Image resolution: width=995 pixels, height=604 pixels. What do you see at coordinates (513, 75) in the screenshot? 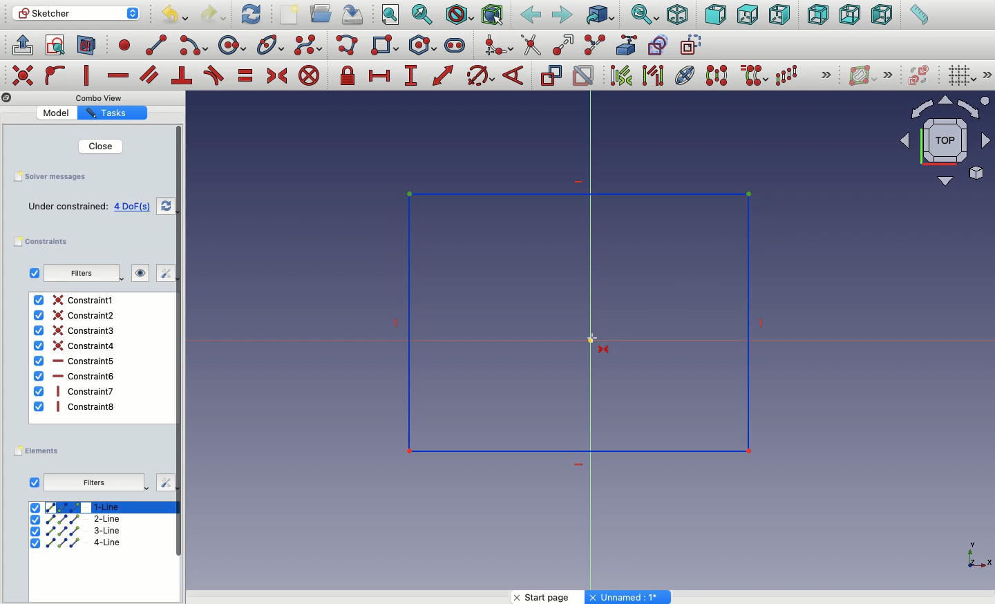
I see `Constrain angle` at bounding box center [513, 75].